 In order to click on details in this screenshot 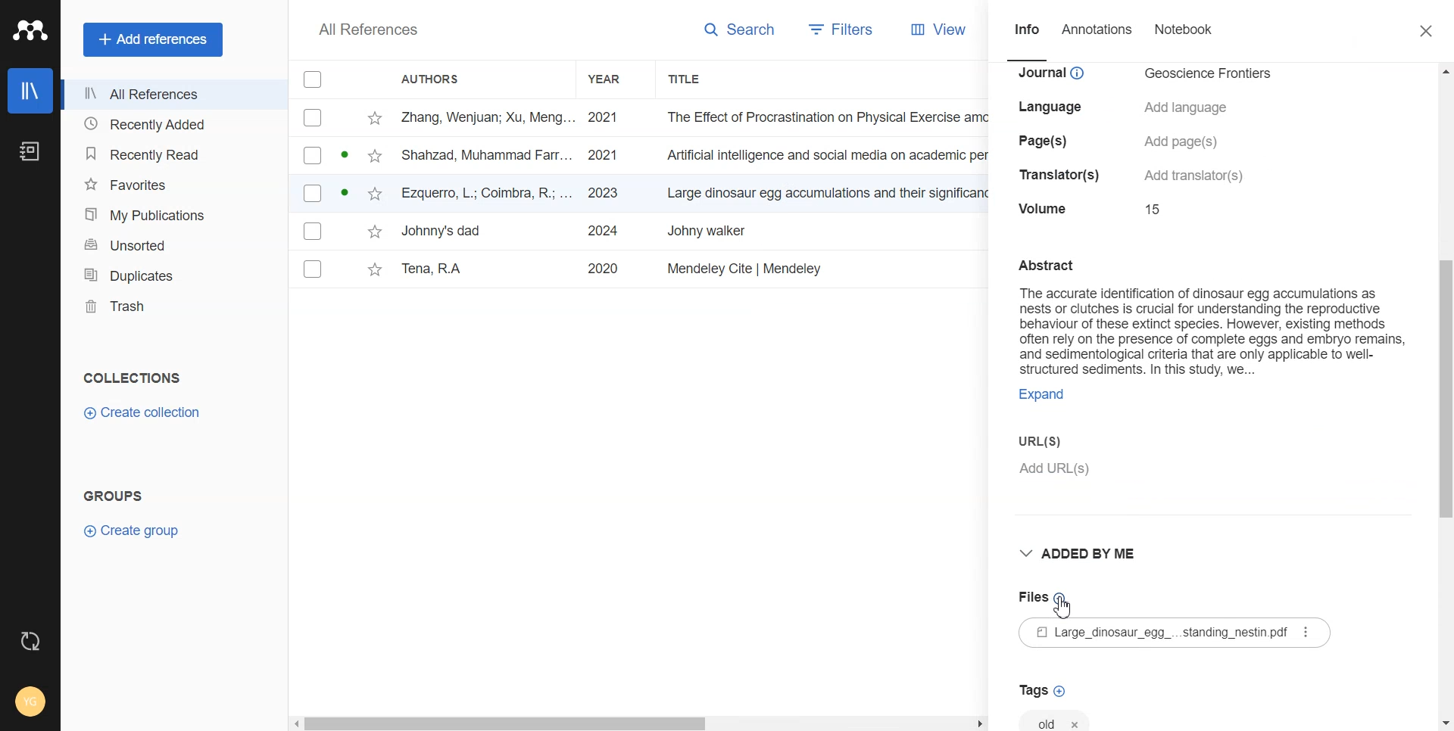, I will do `click(1187, 108)`.